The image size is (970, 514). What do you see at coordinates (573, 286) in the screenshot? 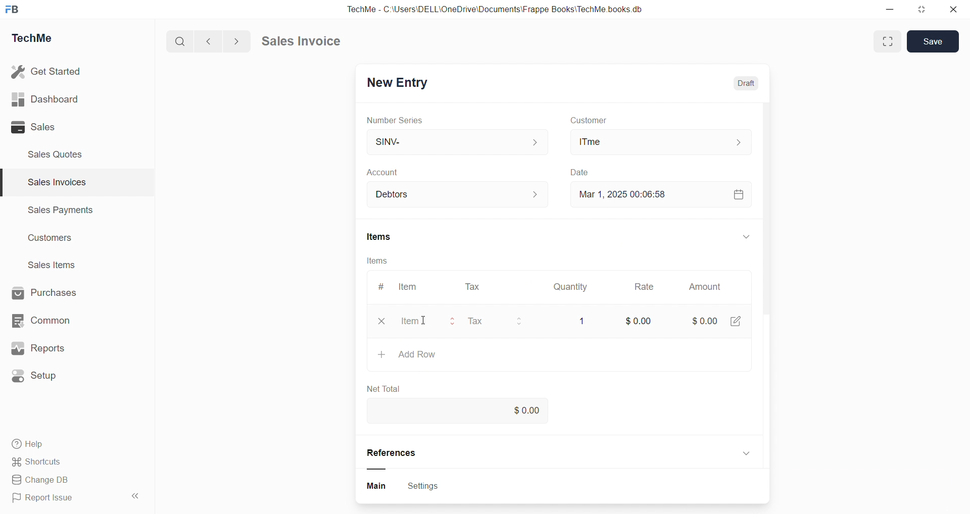
I see `Quantity` at bounding box center [573, 286].